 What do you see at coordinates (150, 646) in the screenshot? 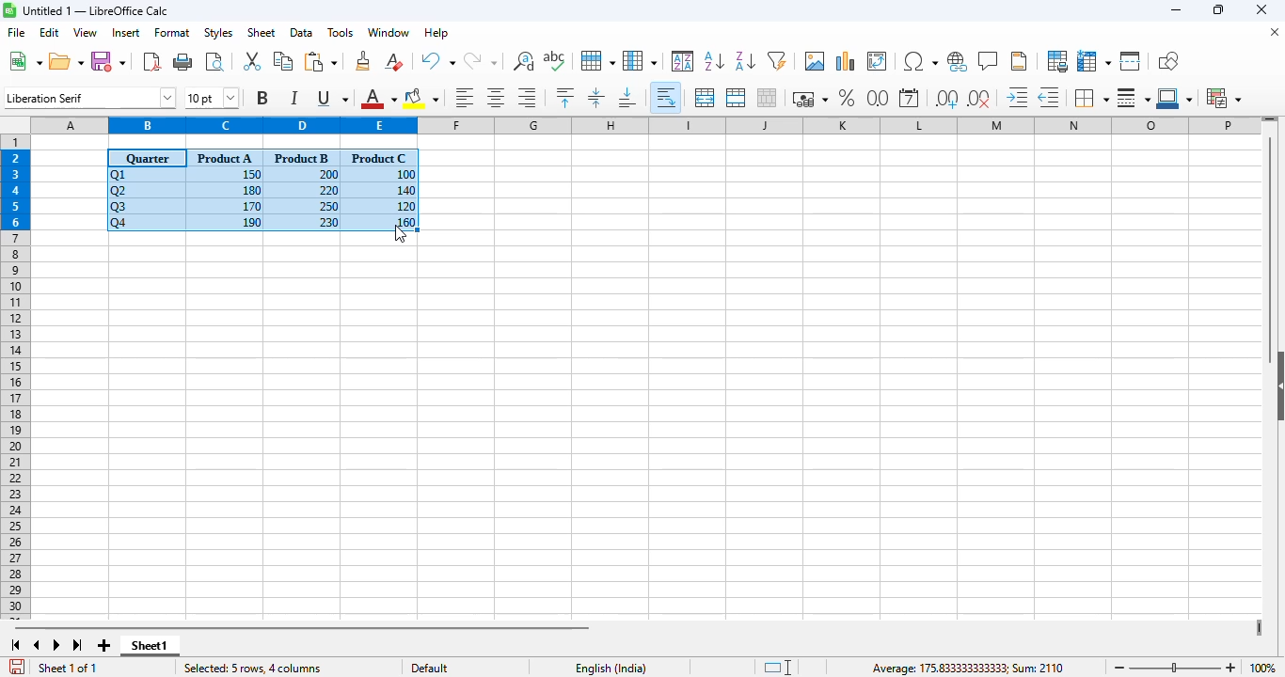
I see `sheet1` at bounding box center [150, 646].